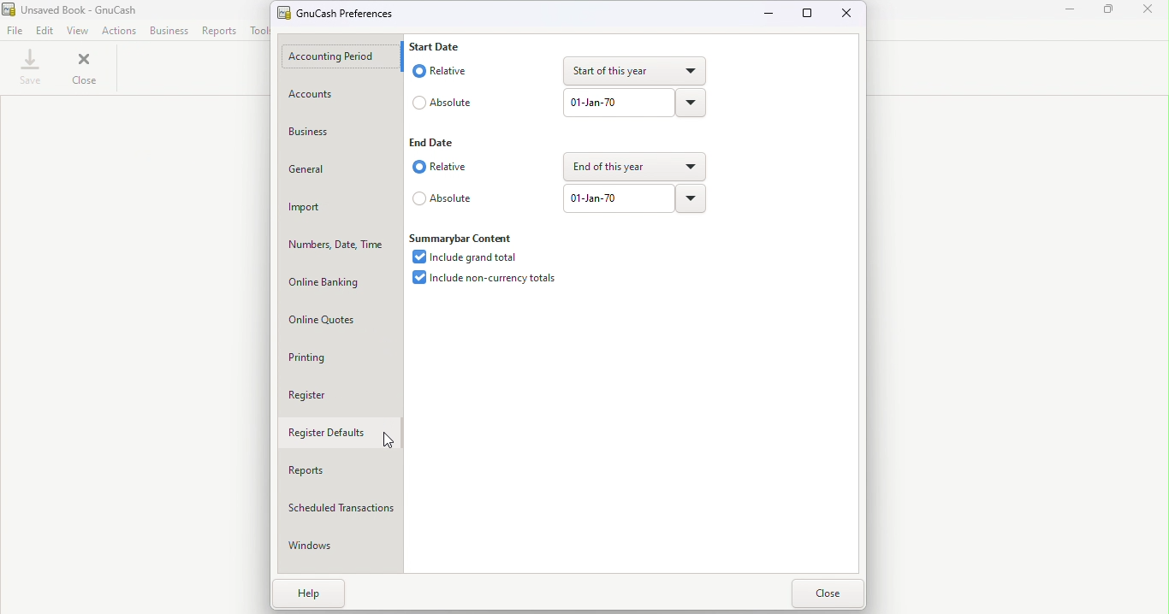 The image size is (1169, 614). I want to click on Save, so click(27, 72).